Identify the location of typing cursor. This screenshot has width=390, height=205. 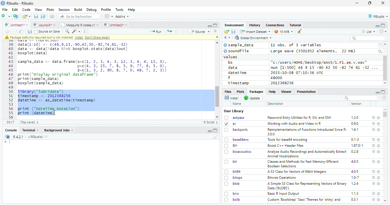
(7, 142).